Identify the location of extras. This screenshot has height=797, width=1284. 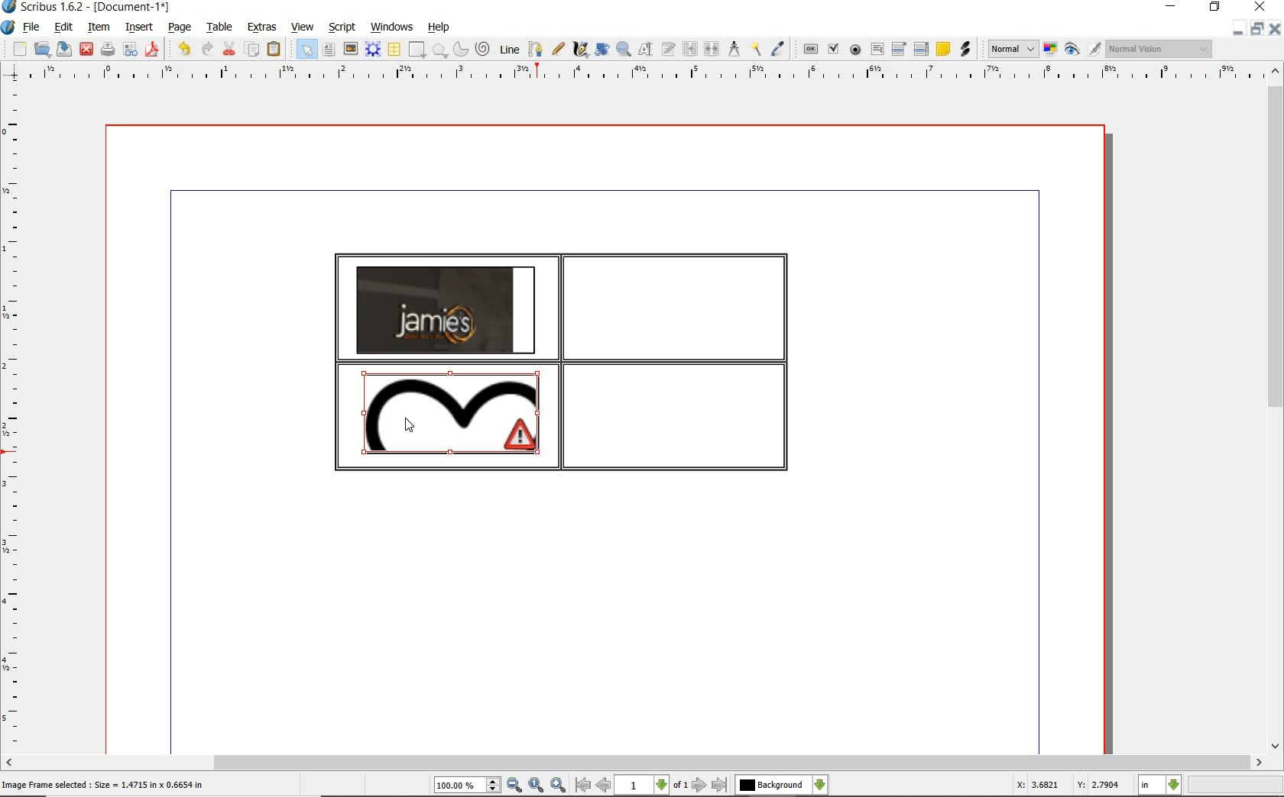
(262, 27).